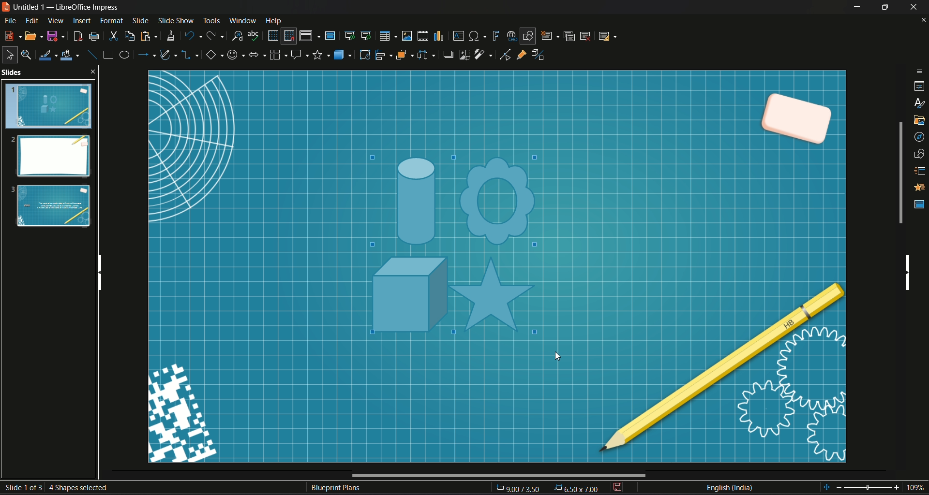 Image resolution: width=929 pixels, height=495 pixels. What do you see at coordinates (884, 7) in the screenshot?
I see `Minimize/Maximize` at bounding box center [884, 7].